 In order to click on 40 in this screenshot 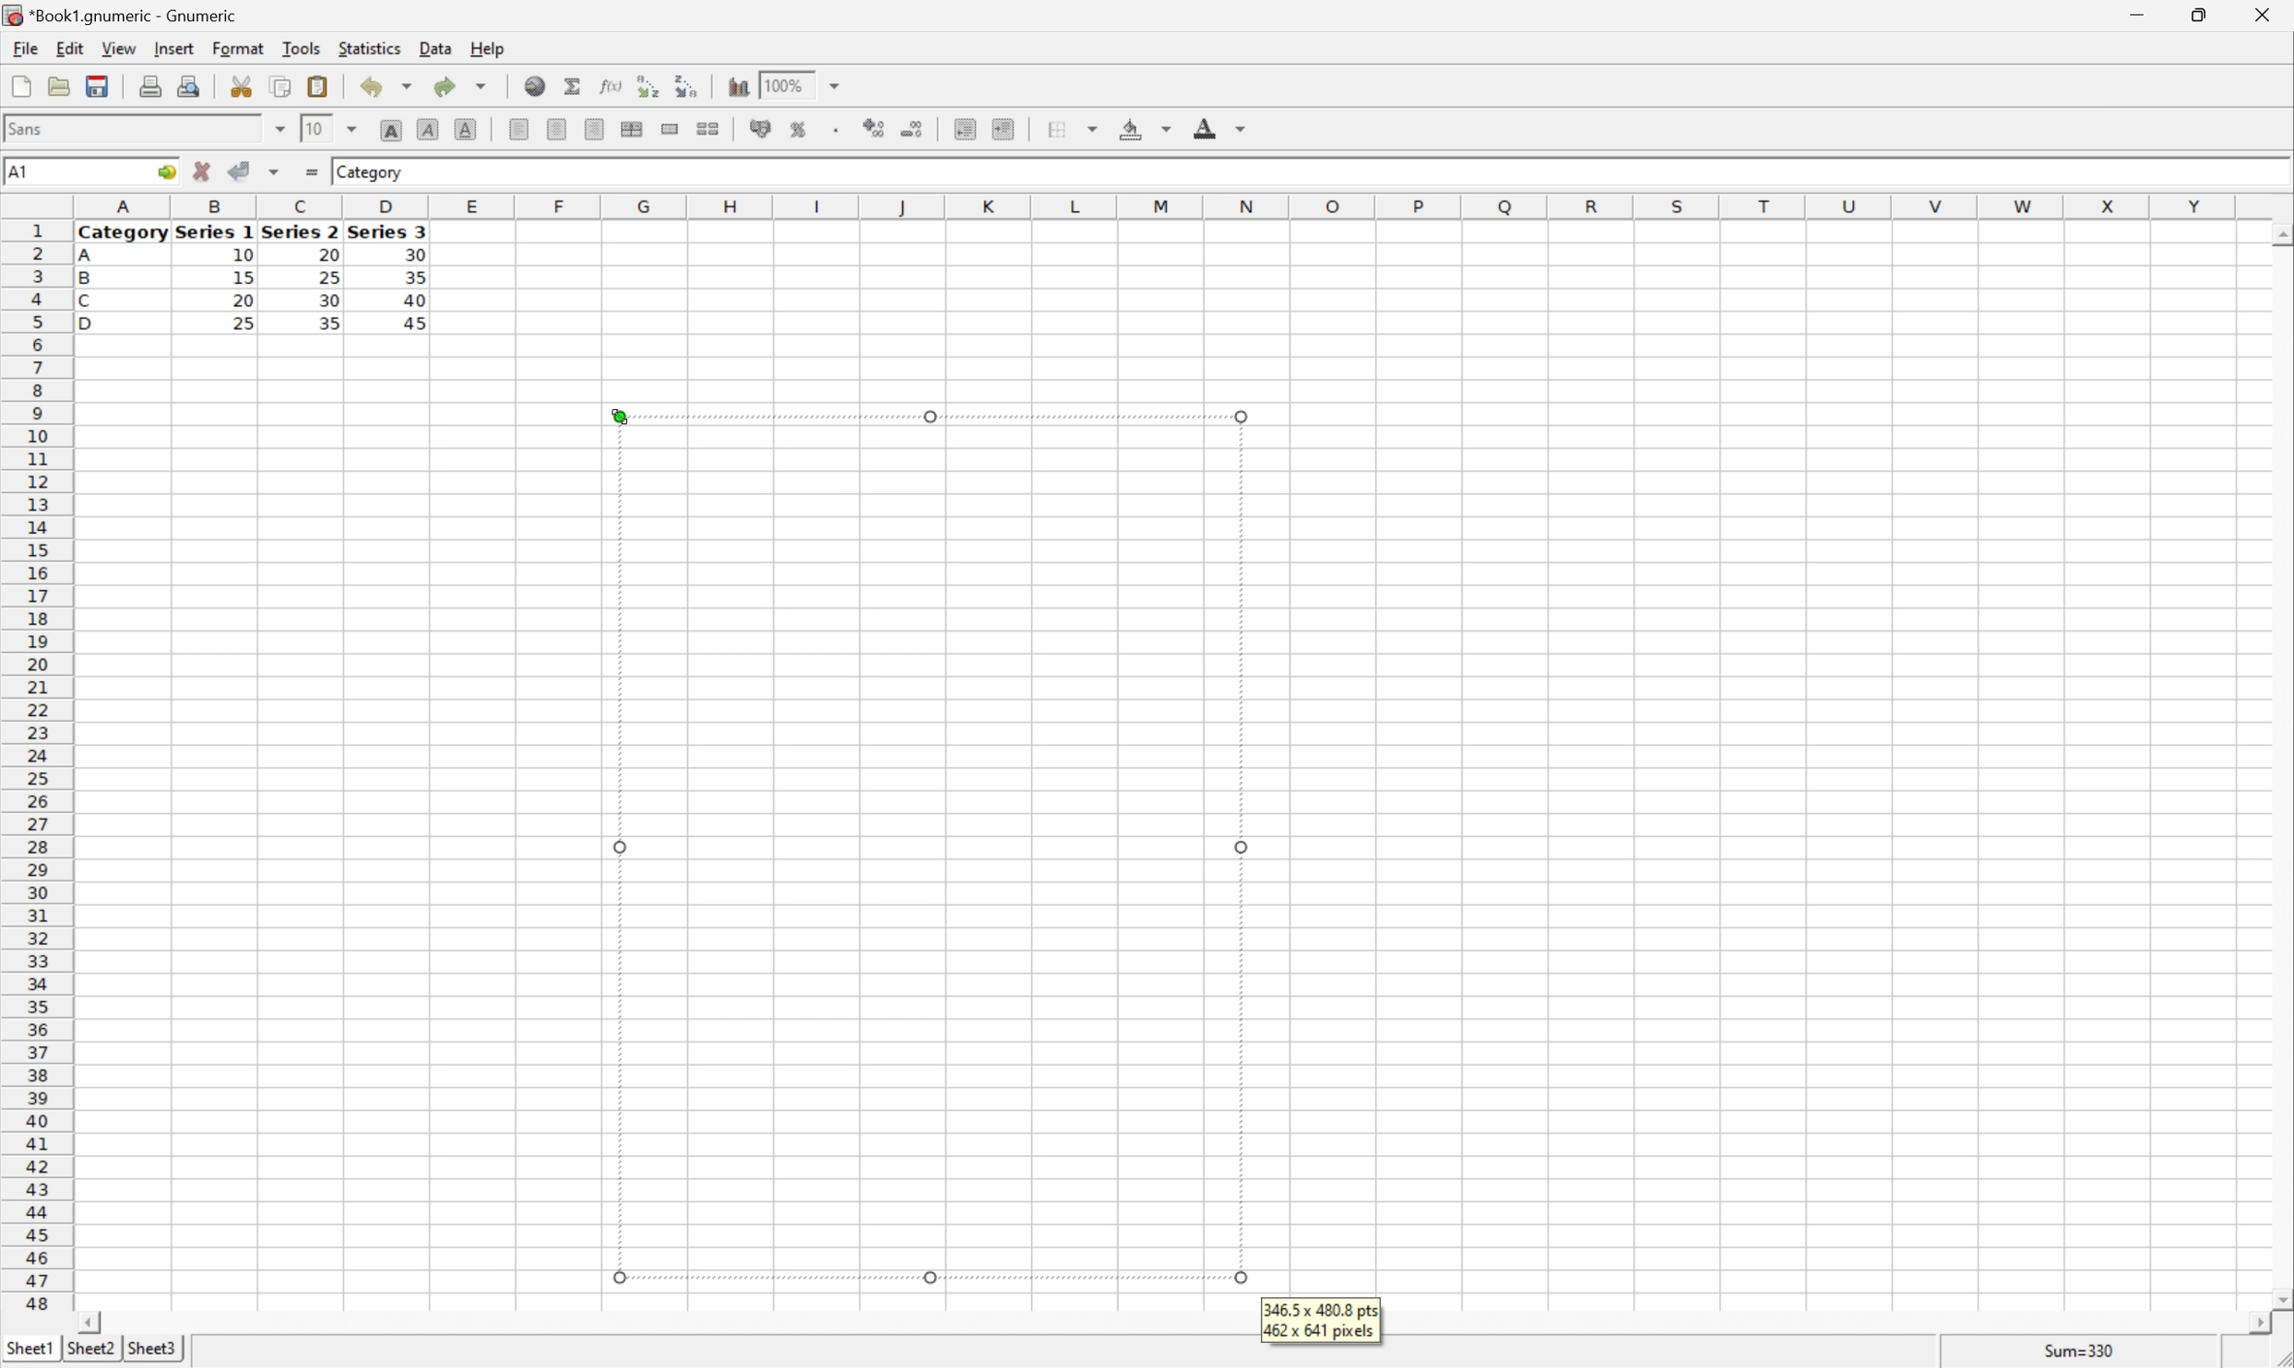, I will do `click(416, 297)`.